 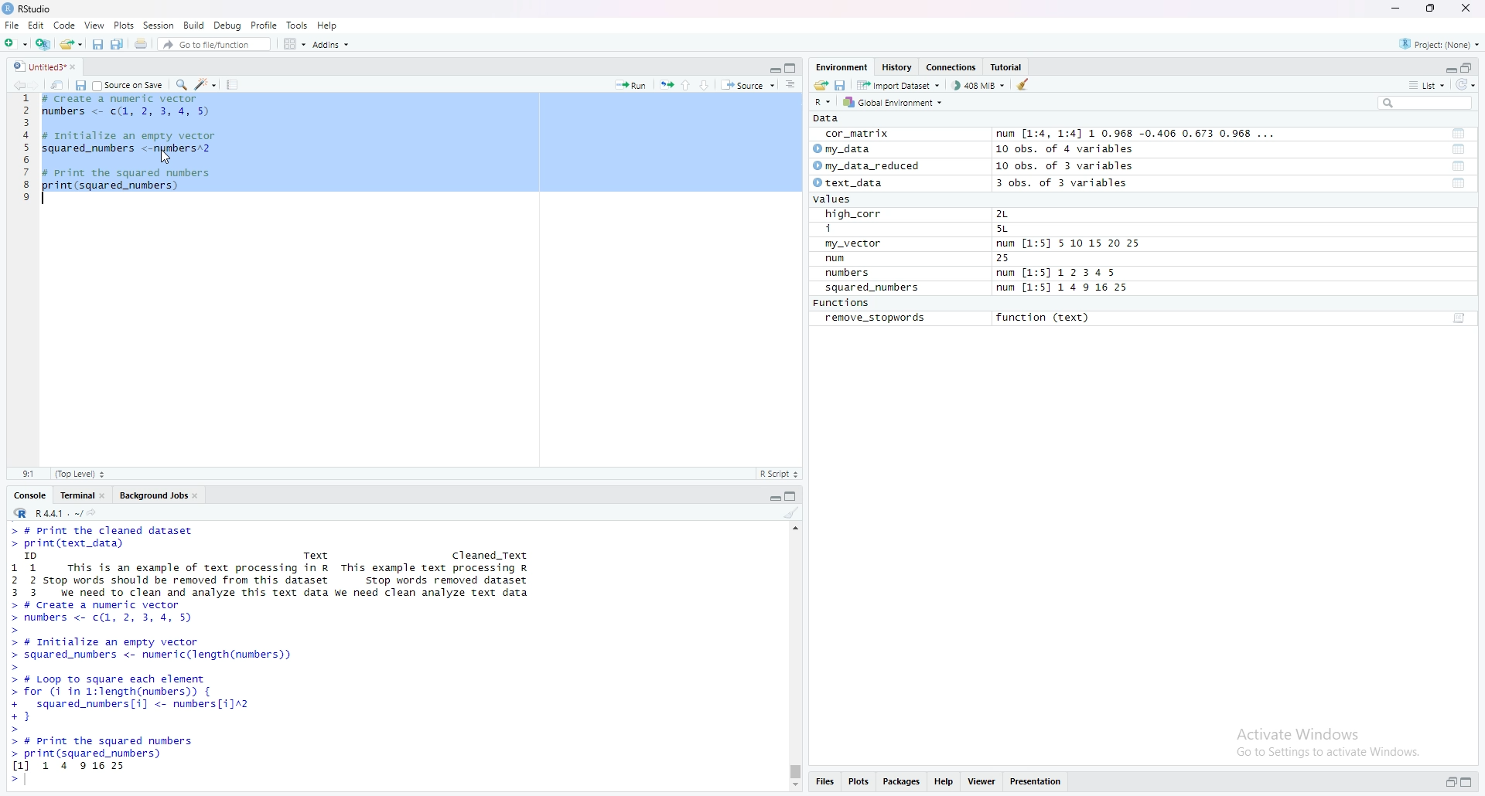 I want to click on num, so click(x=852, y=259).